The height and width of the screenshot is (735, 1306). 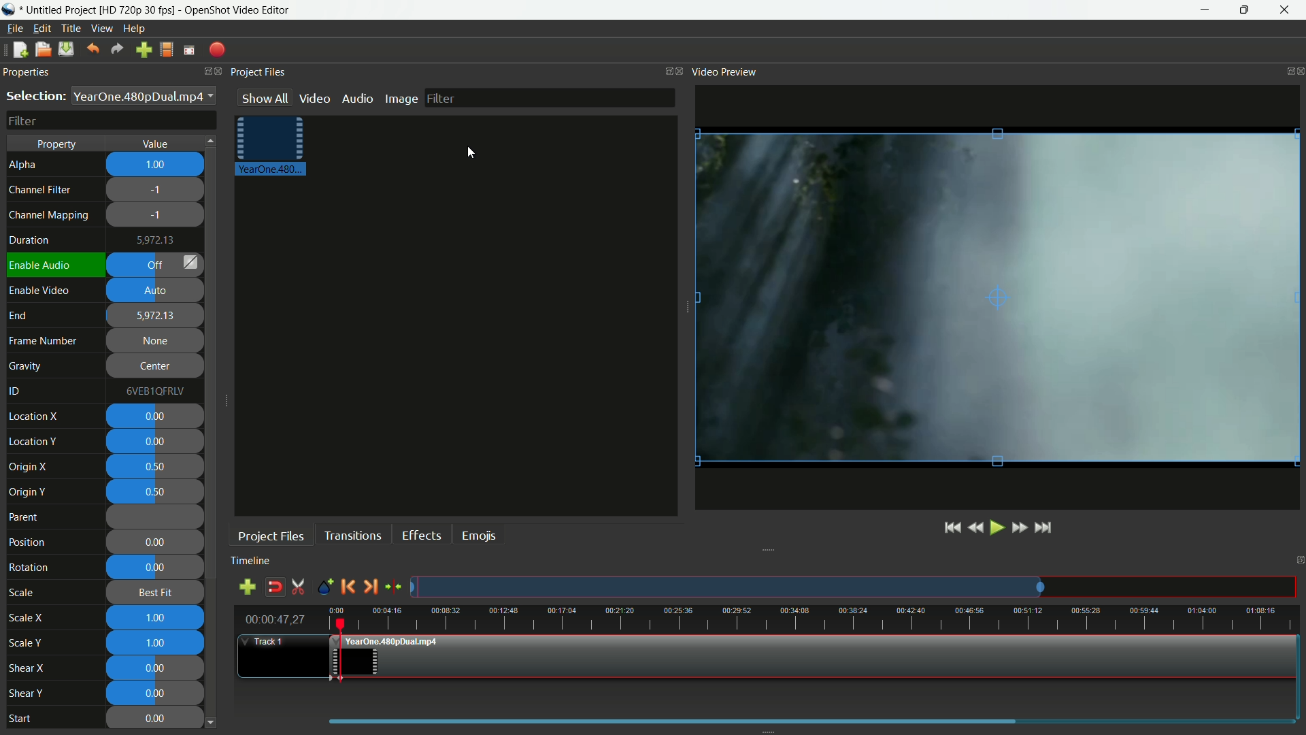 I want to click on 0.00, so click(x=156, y=442).